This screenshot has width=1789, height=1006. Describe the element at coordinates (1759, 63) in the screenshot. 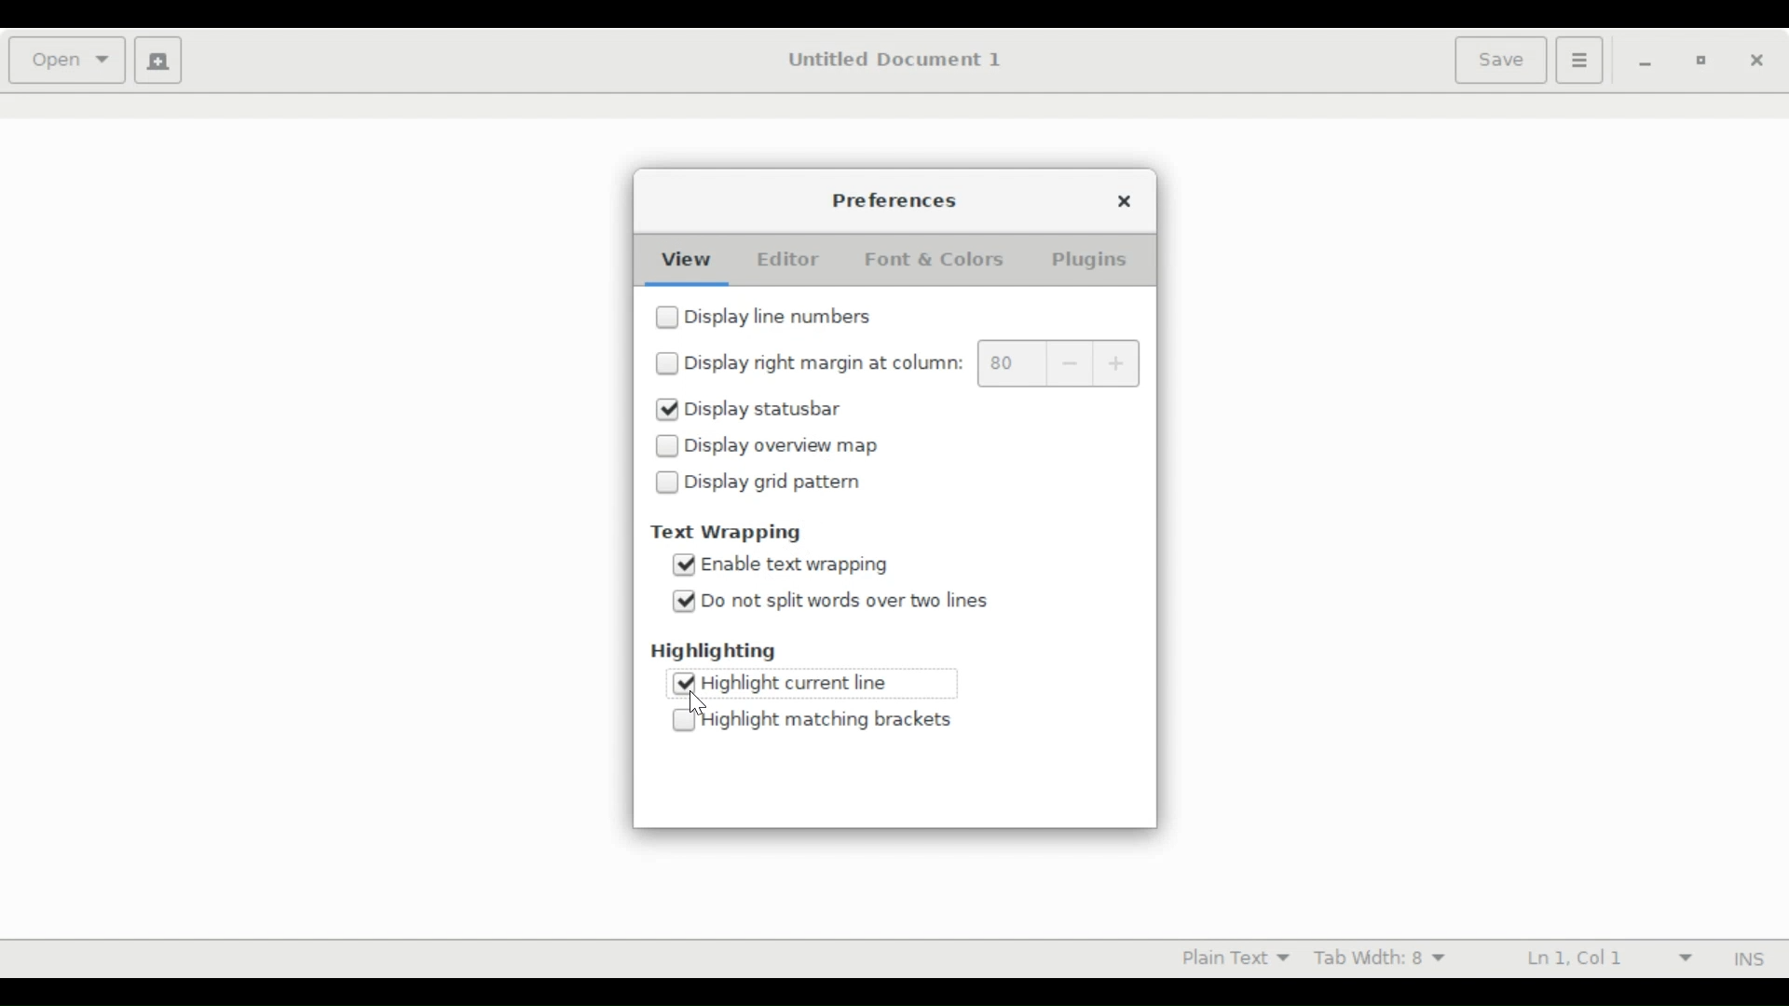

I see `Close` at that location.